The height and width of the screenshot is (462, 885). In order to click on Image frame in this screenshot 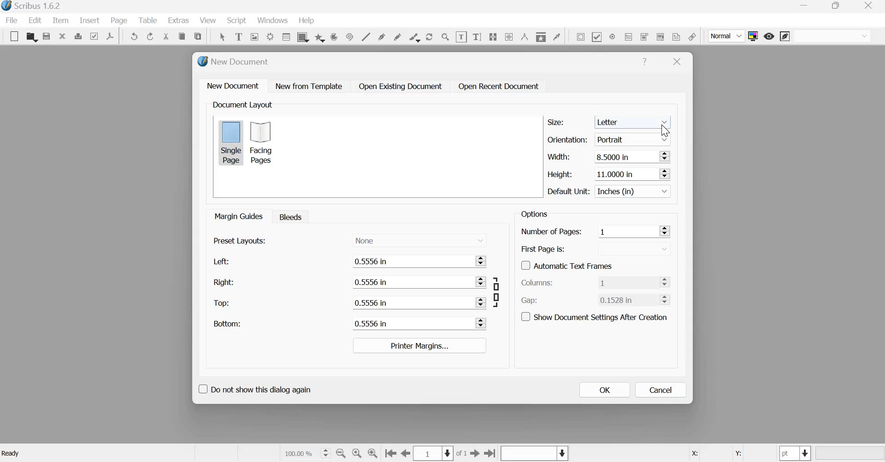, I will do `click(254, 36)`.